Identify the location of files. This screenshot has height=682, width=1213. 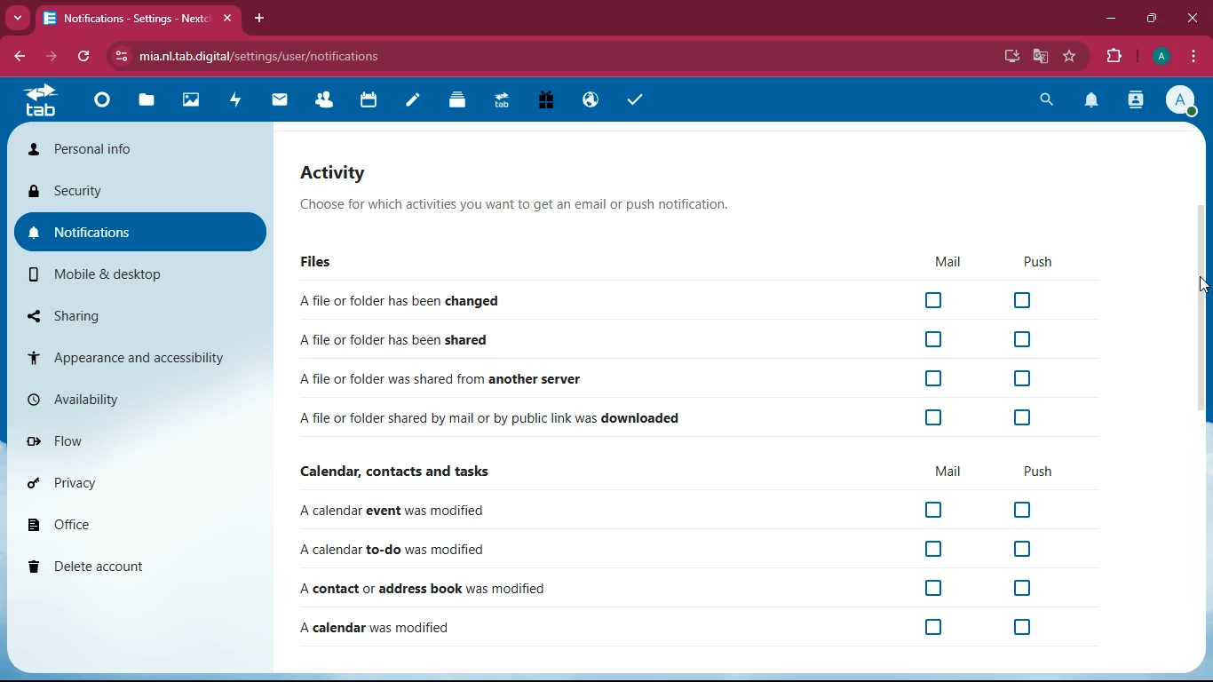
(148, 101).